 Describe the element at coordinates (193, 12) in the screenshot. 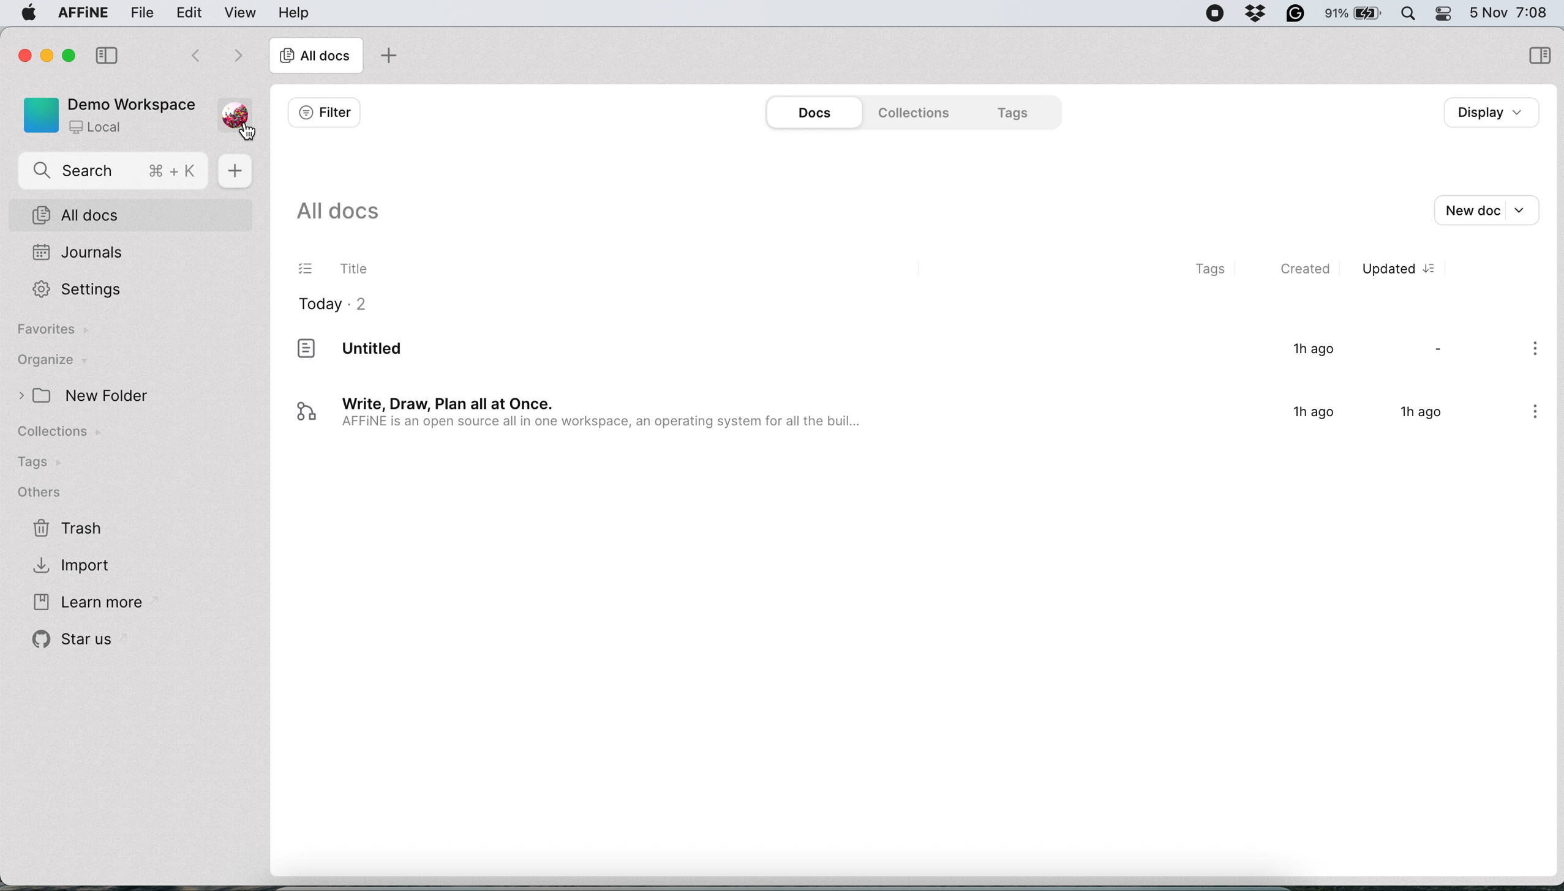

I see `edit` at that location.